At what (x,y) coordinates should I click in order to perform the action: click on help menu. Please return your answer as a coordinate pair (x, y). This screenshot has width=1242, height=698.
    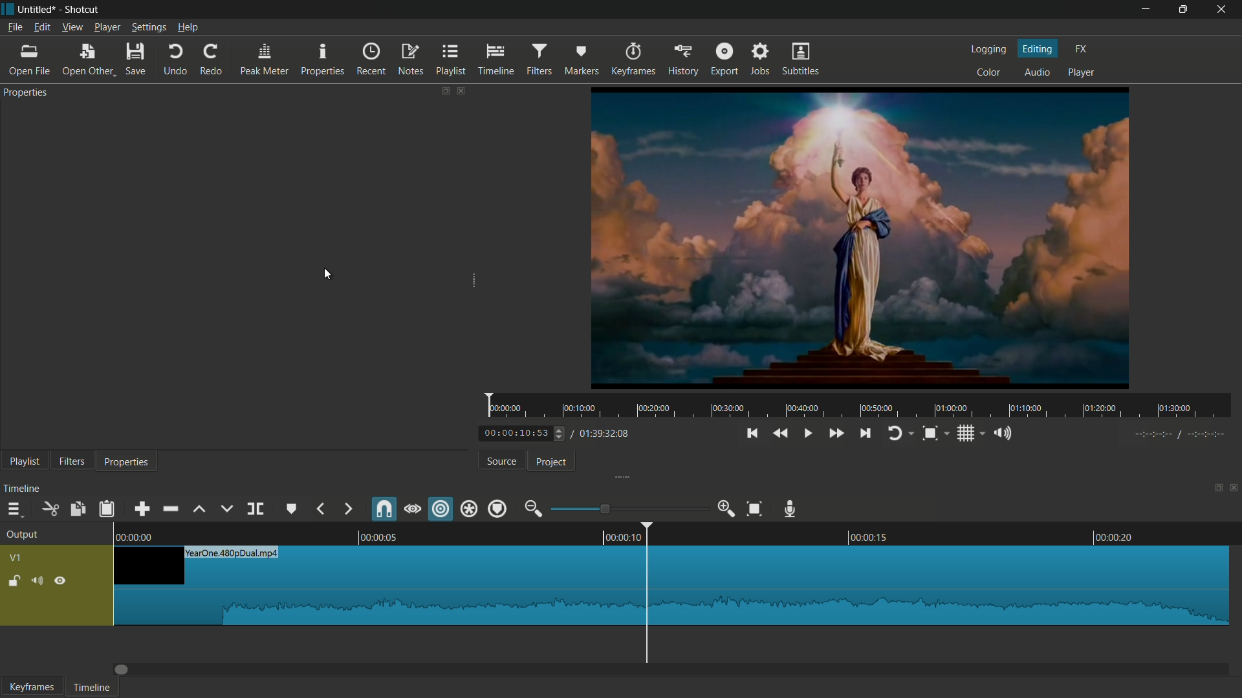
    Looking at the image, I should click on (188, 28).